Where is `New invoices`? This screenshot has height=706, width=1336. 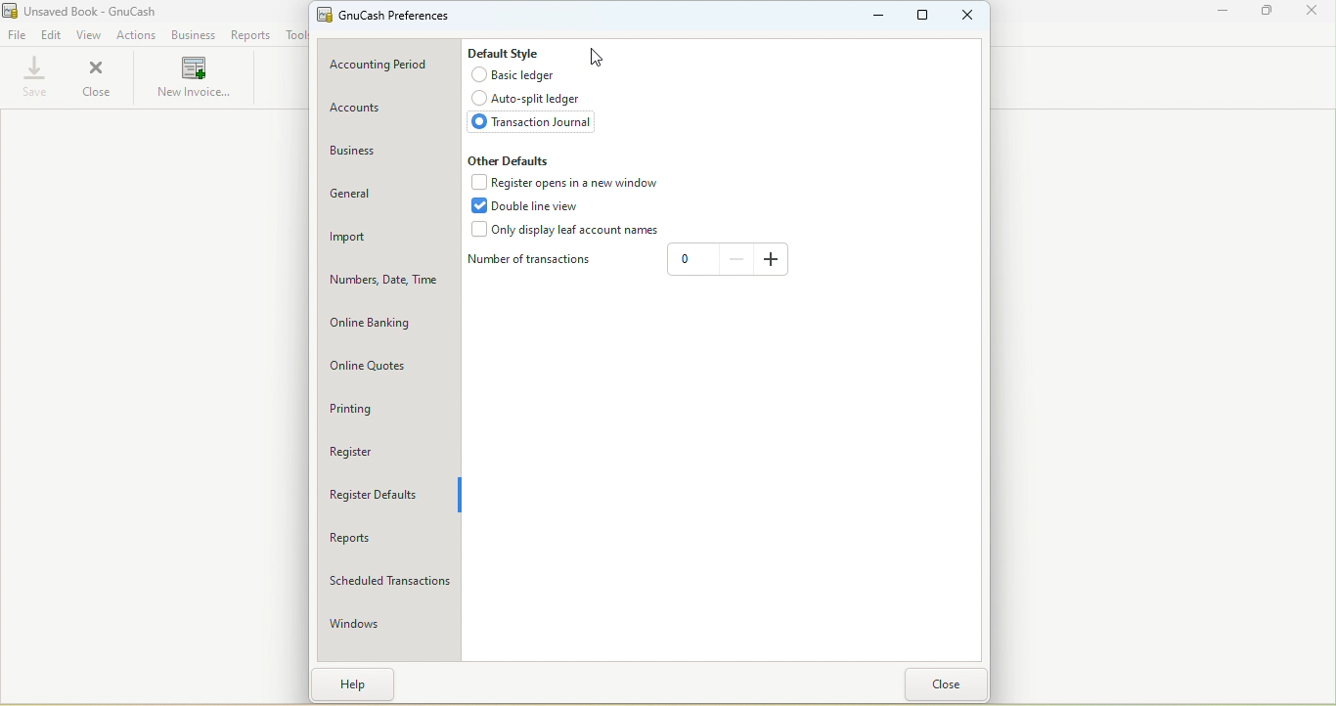
New invoices is located at coordinates (190, 80).